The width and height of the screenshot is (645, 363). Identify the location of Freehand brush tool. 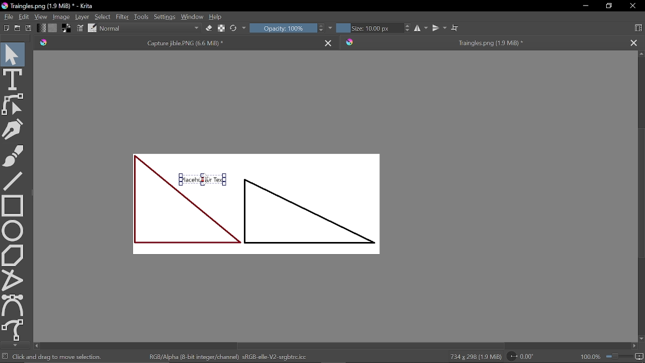
(14, 157).